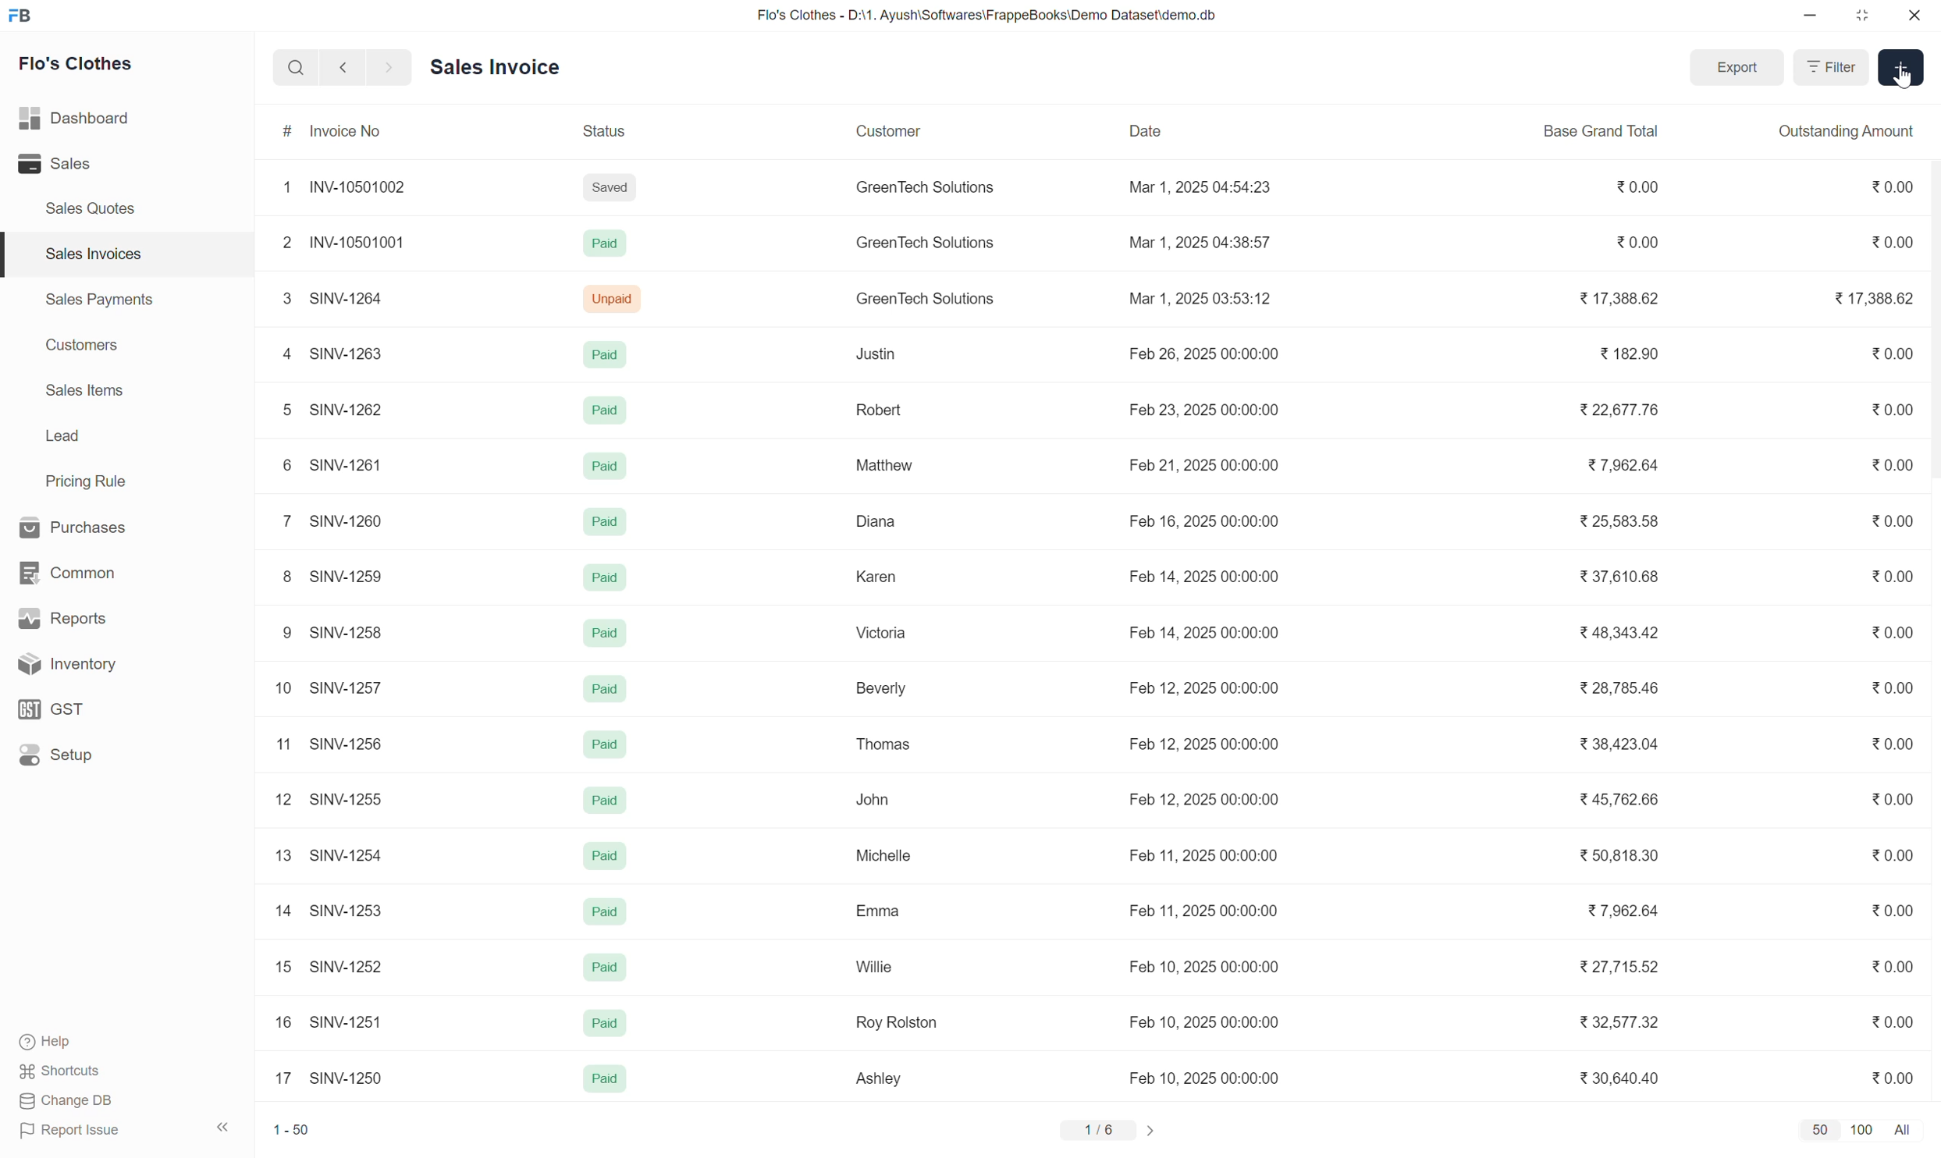 Image resolution: width=1941 pixels, height=1158 pixels. I want to click on Paid, so click(600, 414).